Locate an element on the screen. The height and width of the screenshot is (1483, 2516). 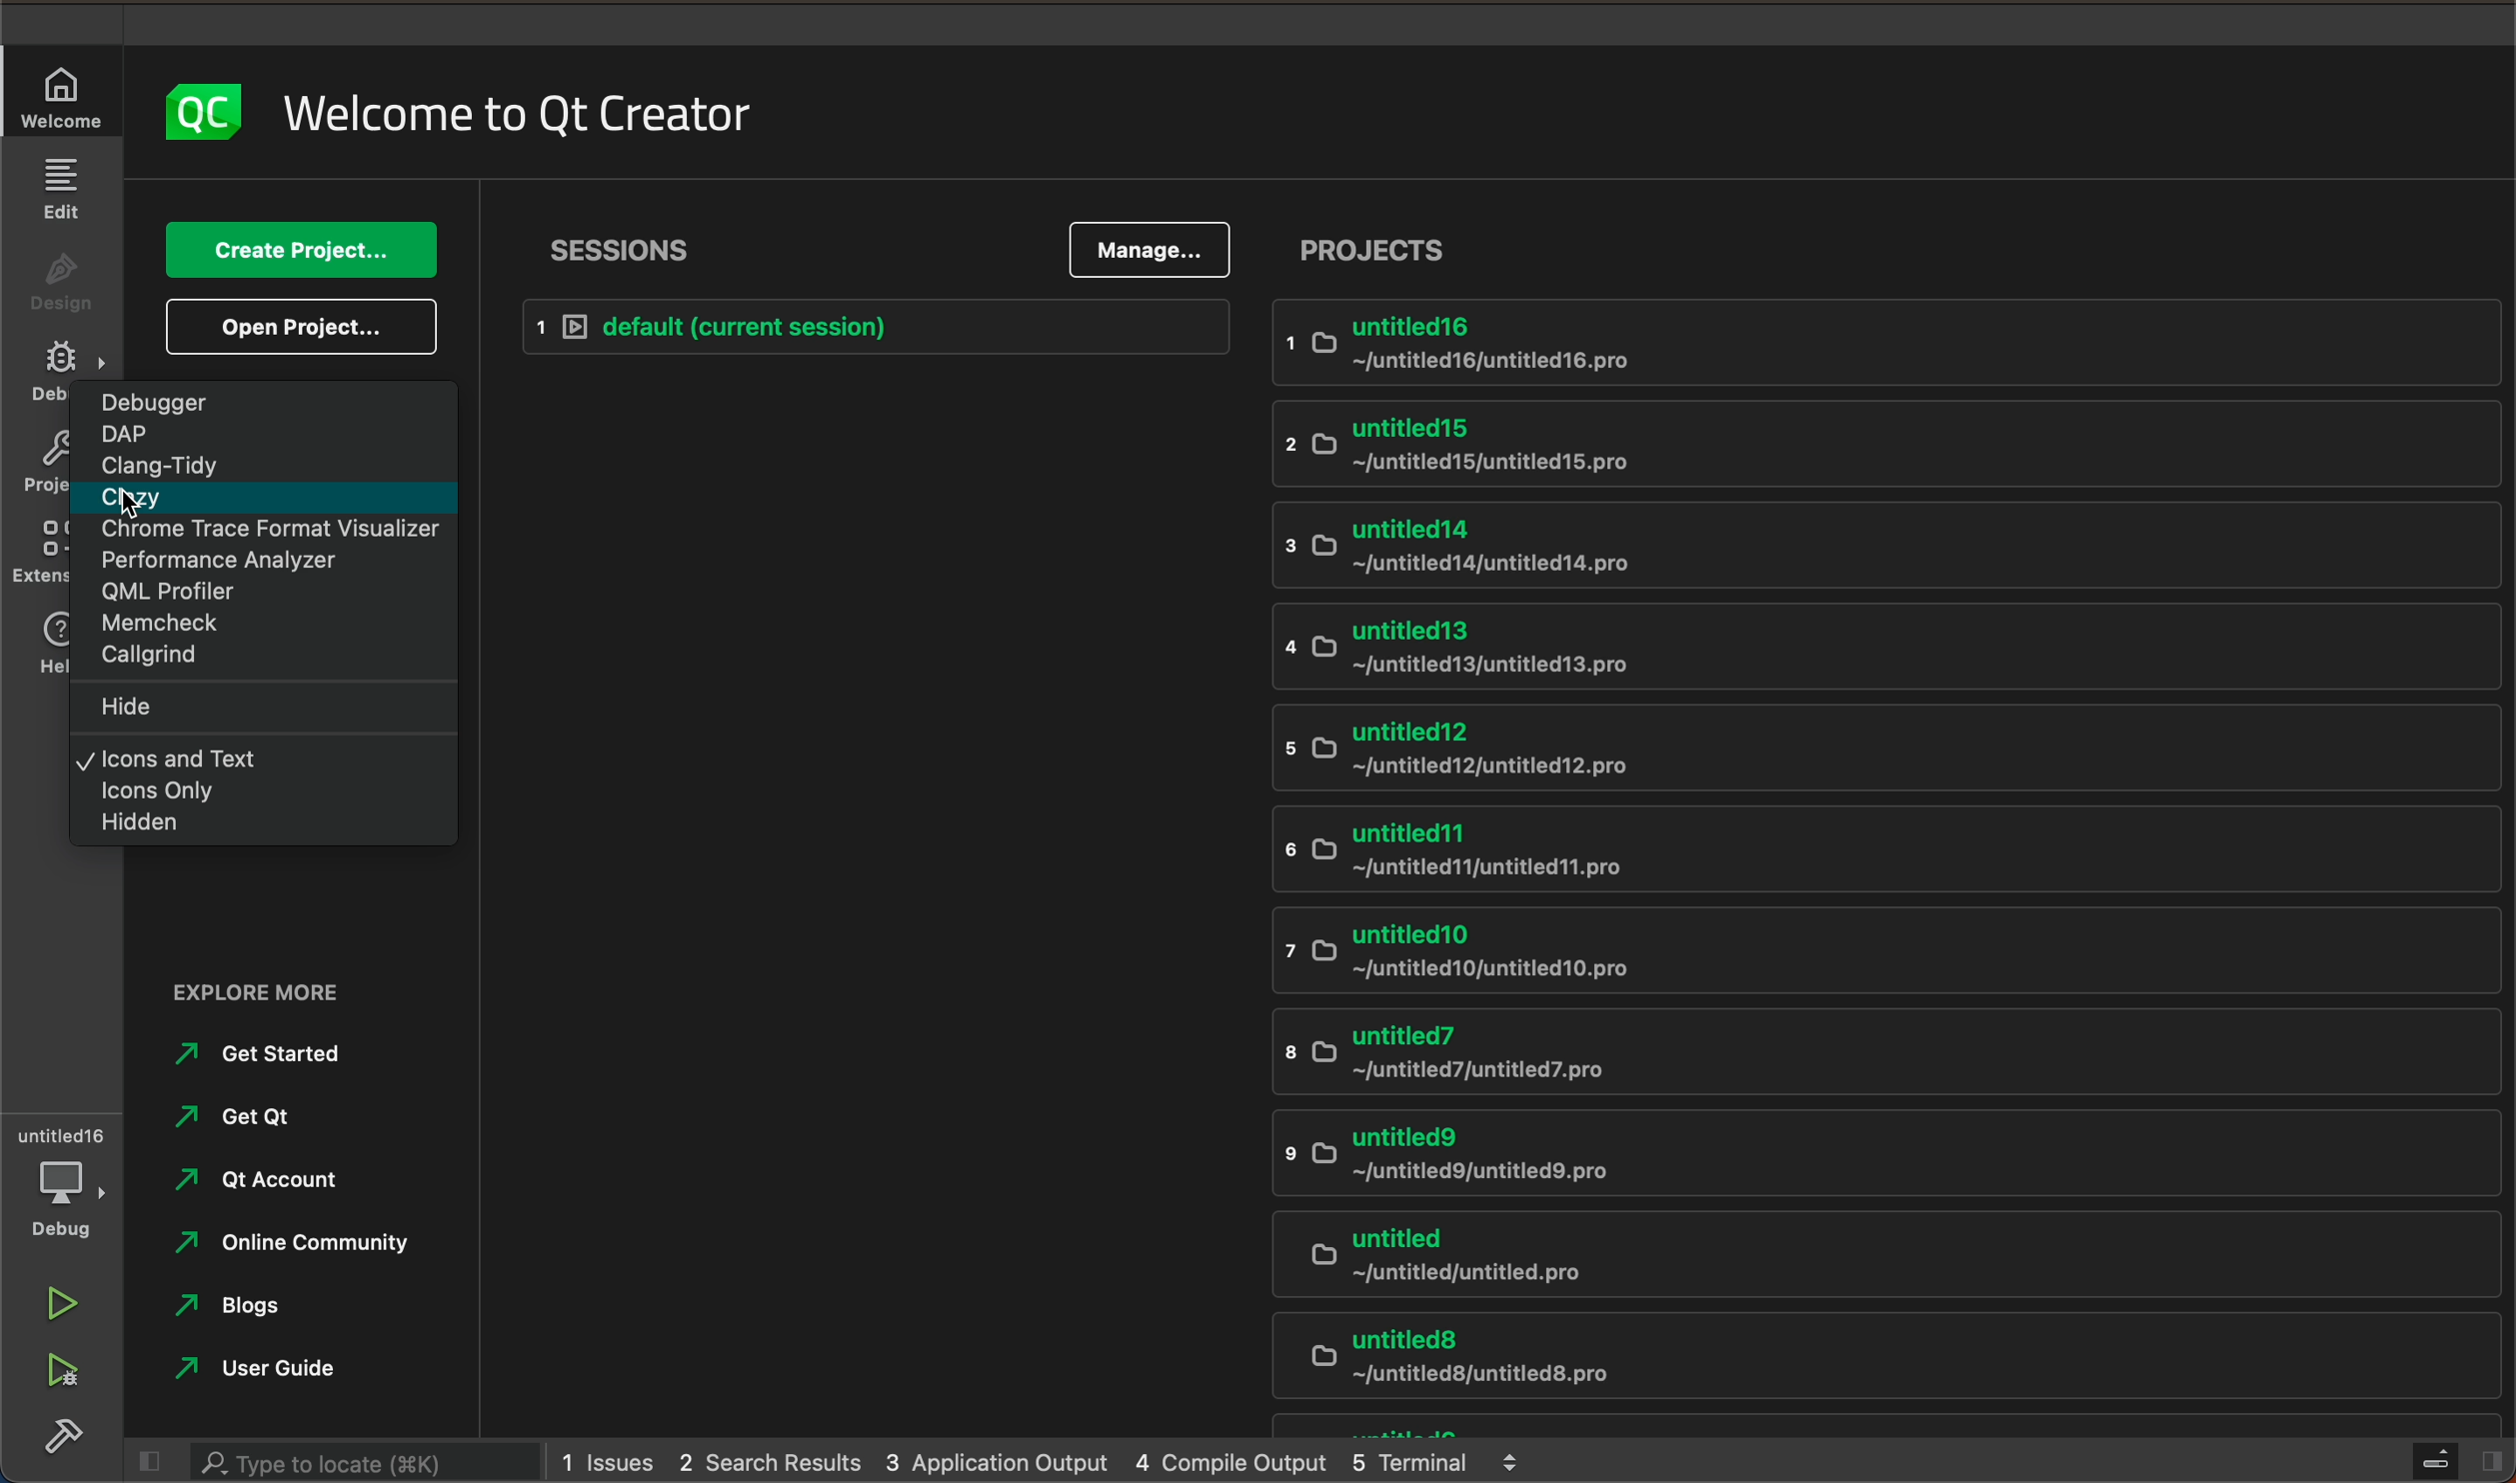
projects is located at coordinates (1373, 248).